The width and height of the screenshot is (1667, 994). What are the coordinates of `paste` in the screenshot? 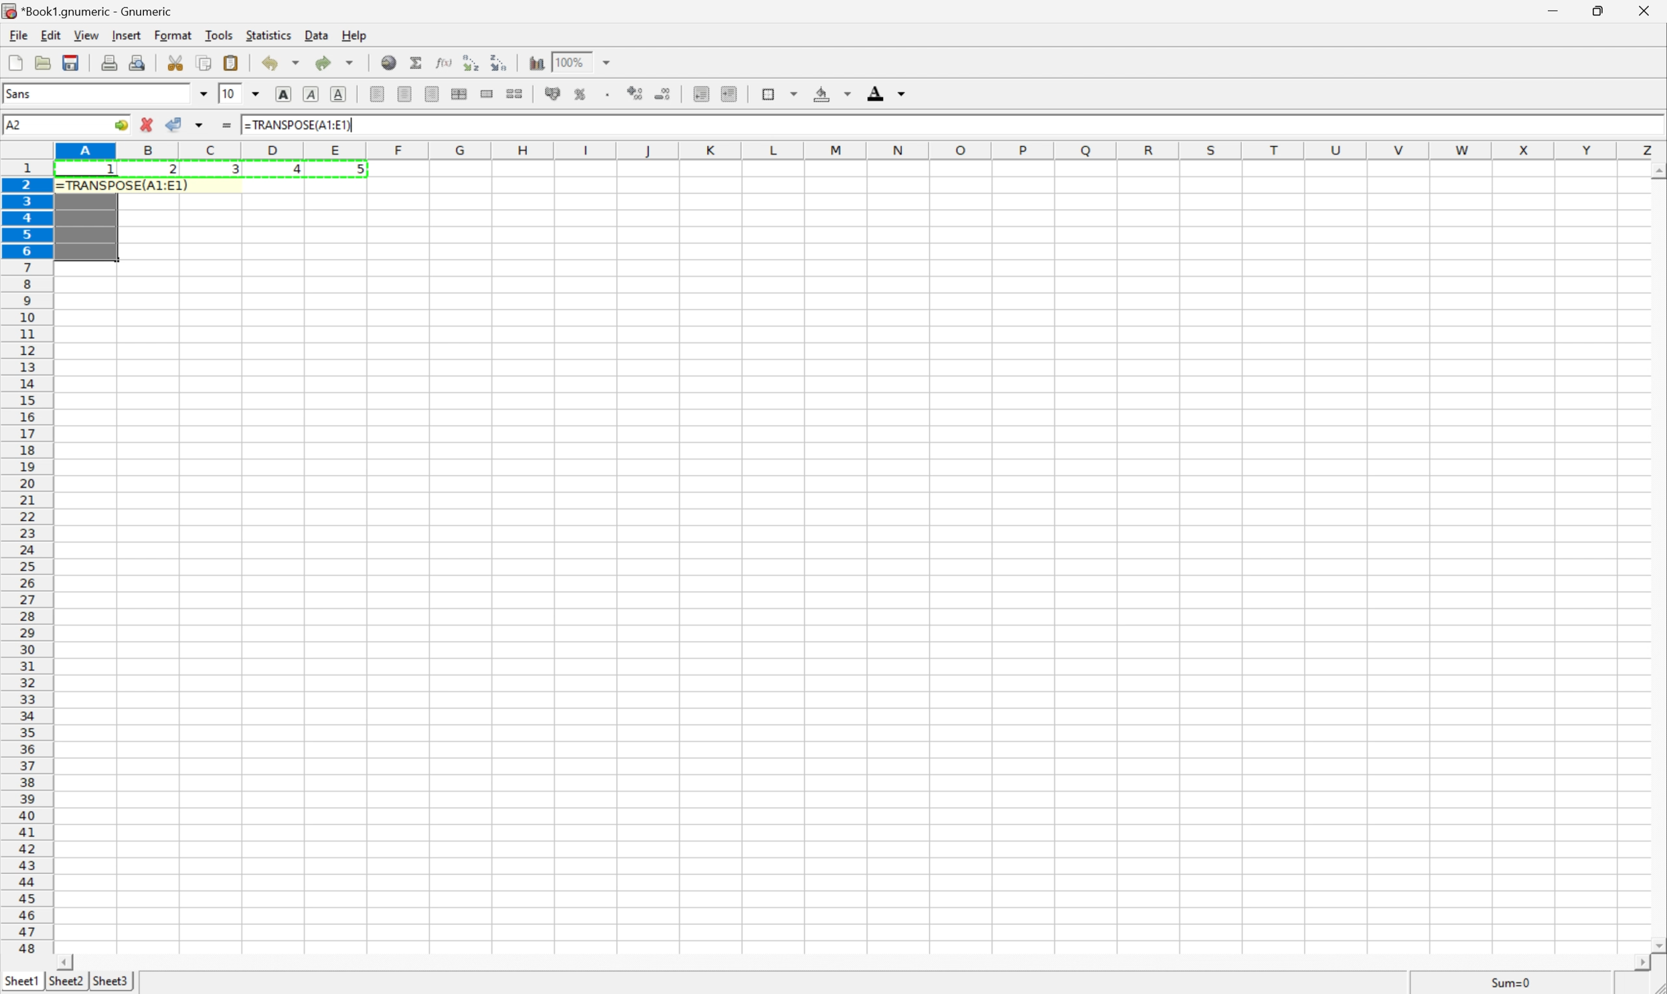 It's located at (230, 61).